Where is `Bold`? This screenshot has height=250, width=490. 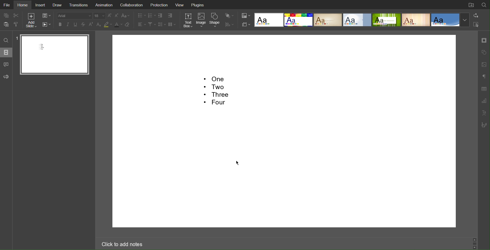
Bold is located at coordinates (60, 24).